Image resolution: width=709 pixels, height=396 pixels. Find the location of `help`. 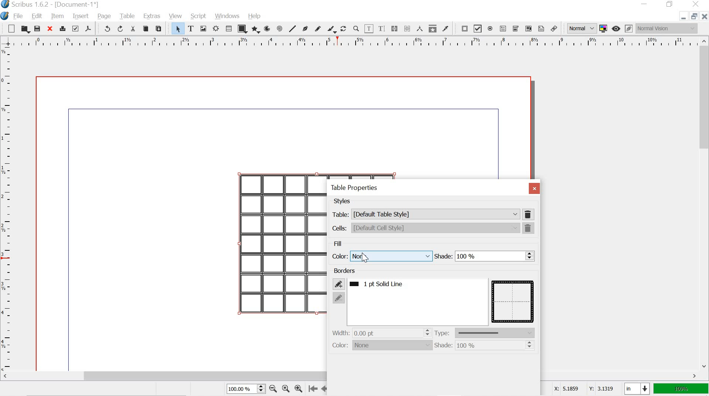

help is located at coordinates (255, 15).